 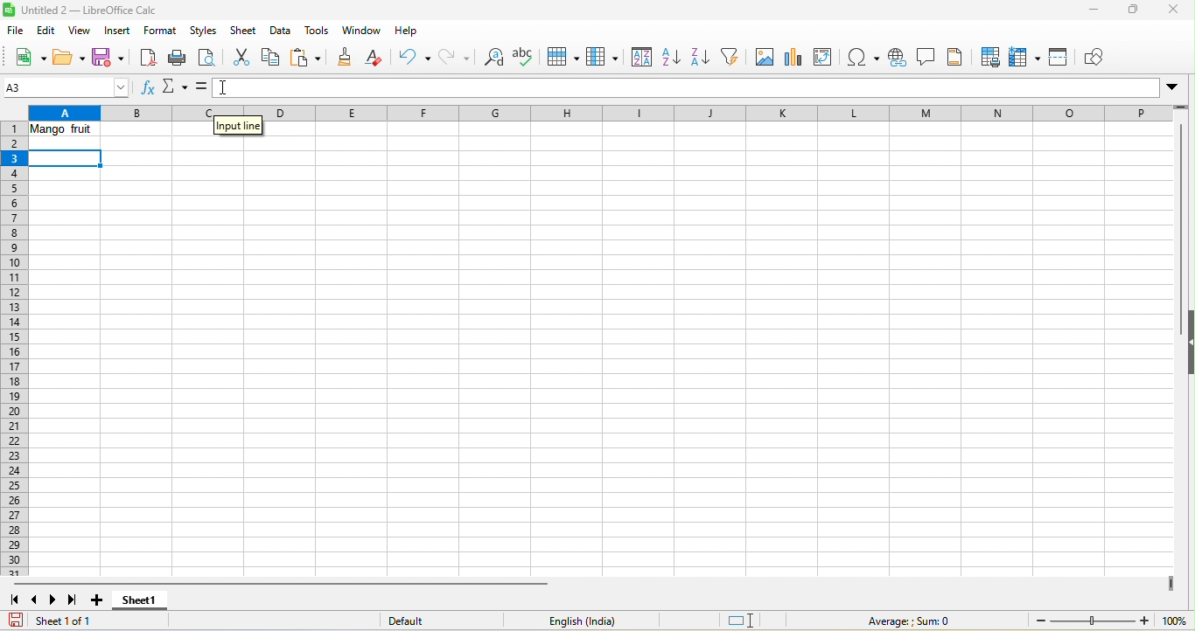 What do you see at coordinates (1092, 11) in the screenshot?
I see `minimize` at bounding box center [1092, 11].